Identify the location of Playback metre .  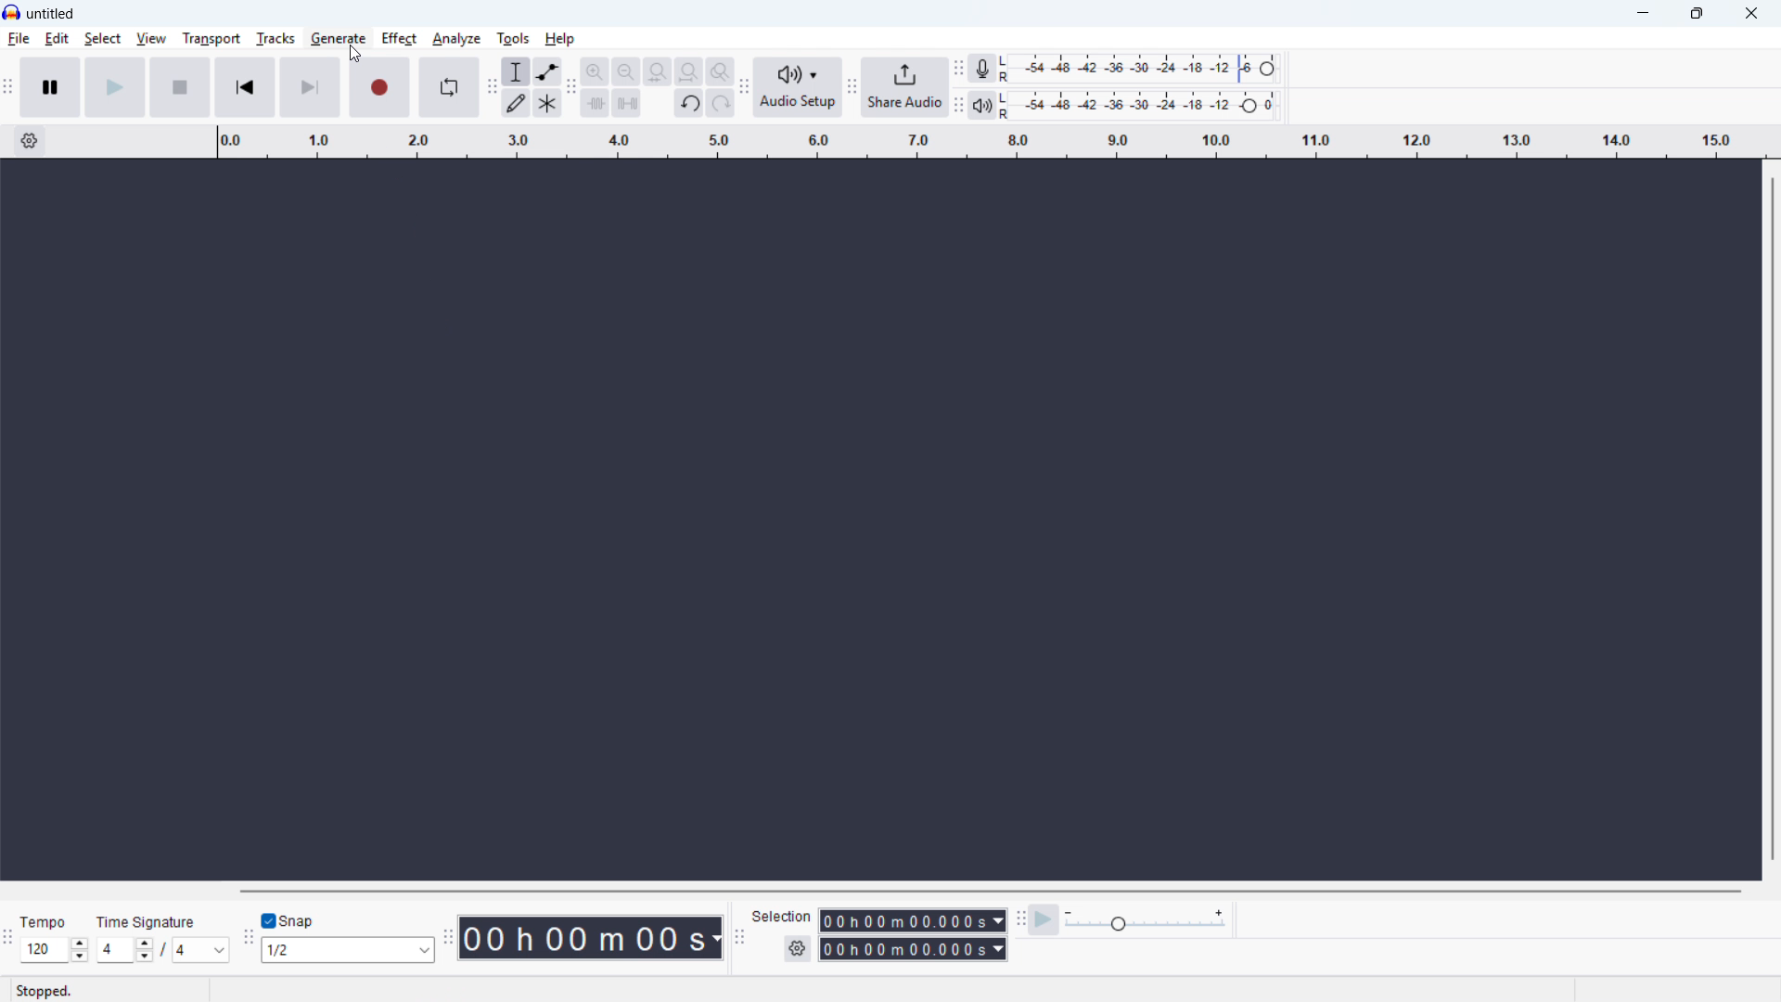
(982, 105).